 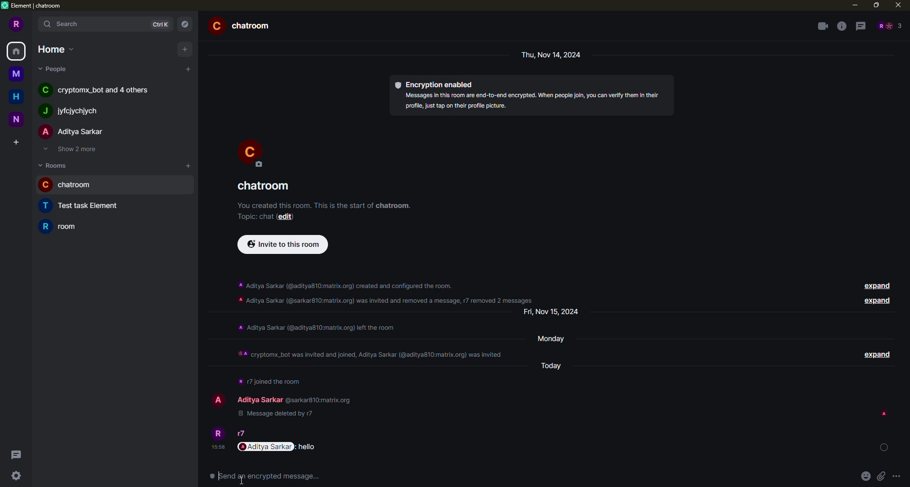 What do you see at coordinates (16, 96) in the screenshot?
I see `home` at bounding box center [16, 96].